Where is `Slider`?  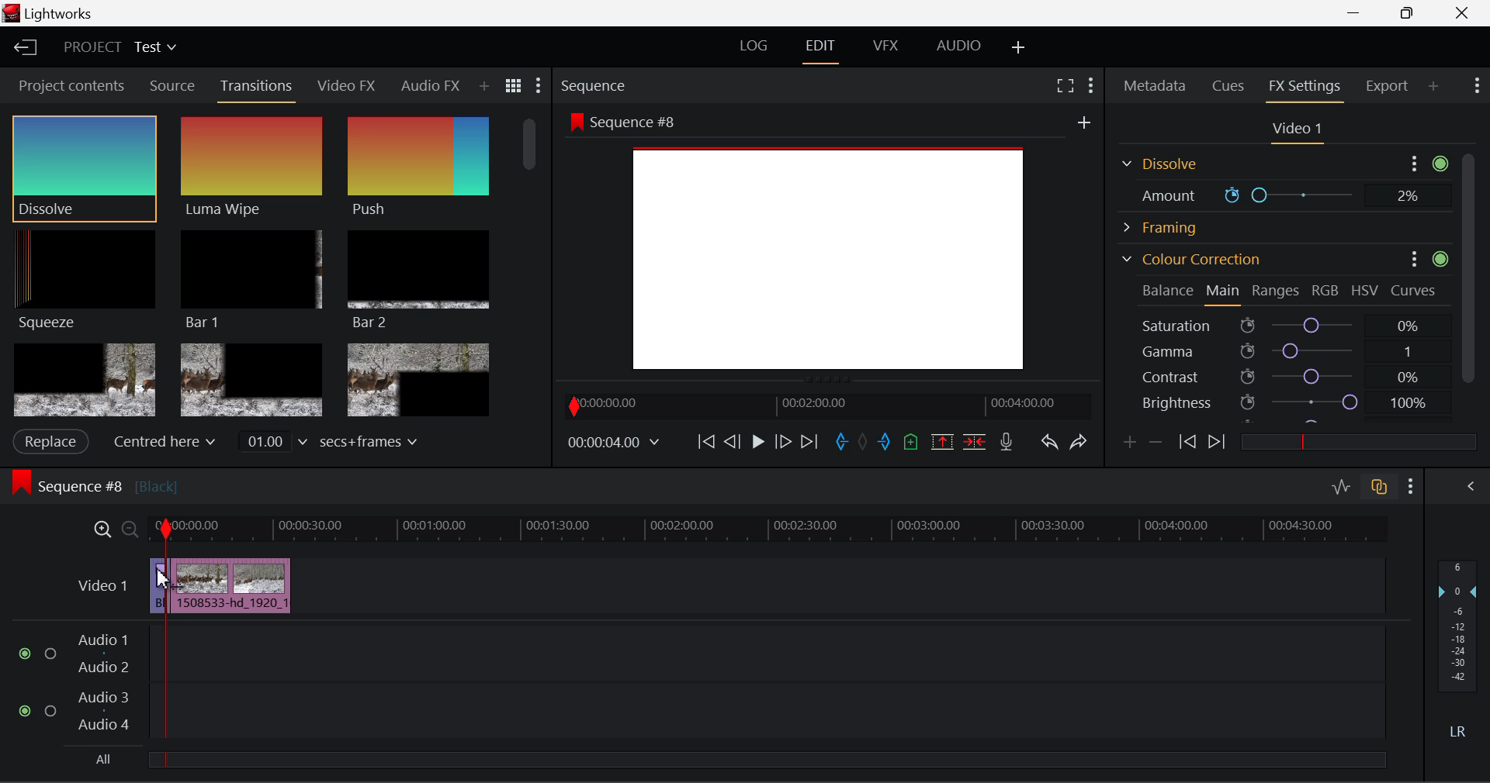 Slider is located at coordinates (528, 150).